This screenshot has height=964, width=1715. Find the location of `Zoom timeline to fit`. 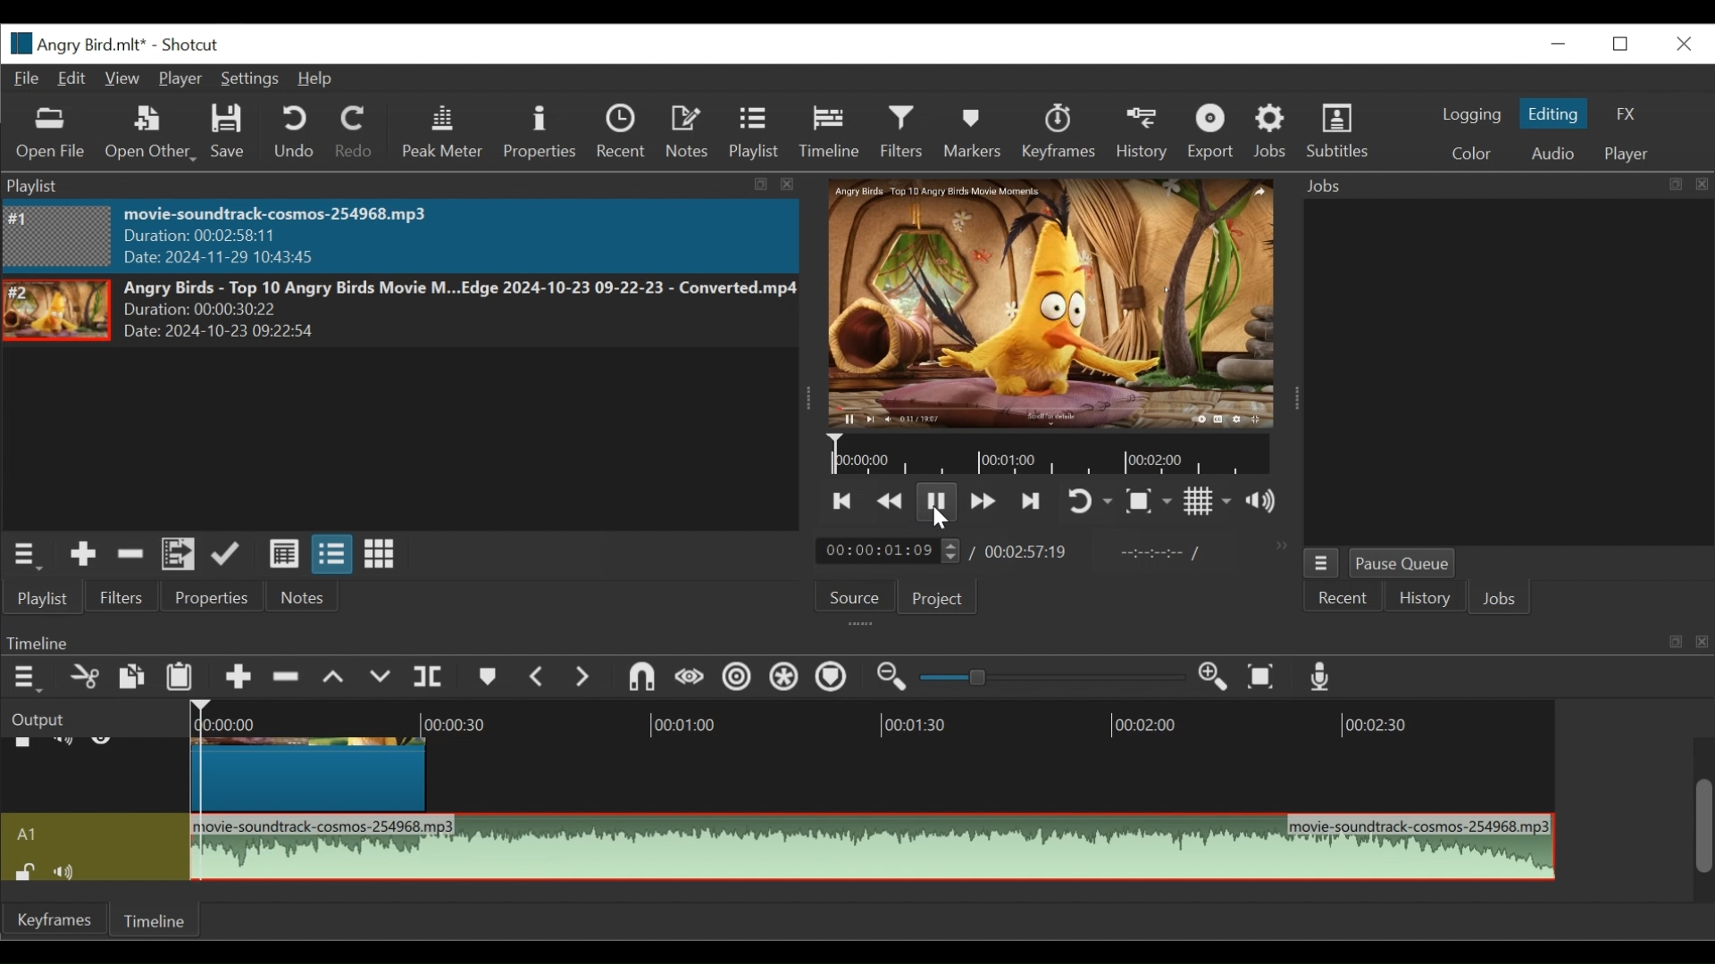

Zoom timeline to fit is located at coordinates (1264, 677).